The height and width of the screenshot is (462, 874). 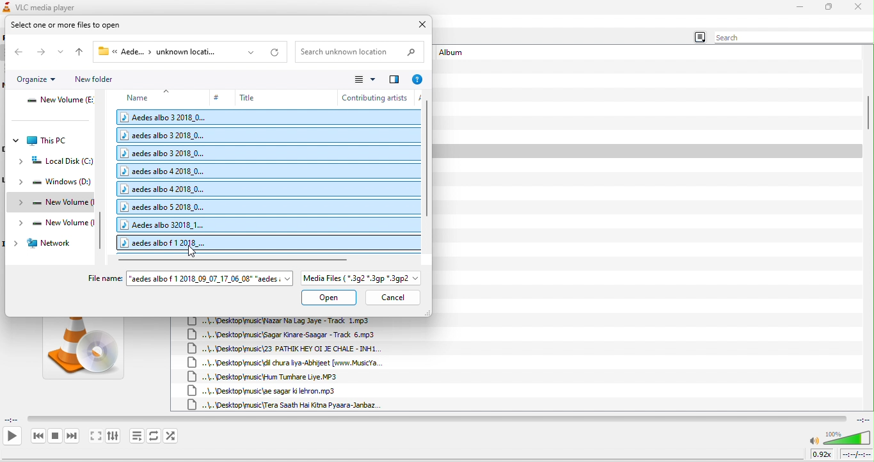 What do you see at coordinates (105, 278) in the screenshot?
I see `File name:` at bounding box center [105, 278].